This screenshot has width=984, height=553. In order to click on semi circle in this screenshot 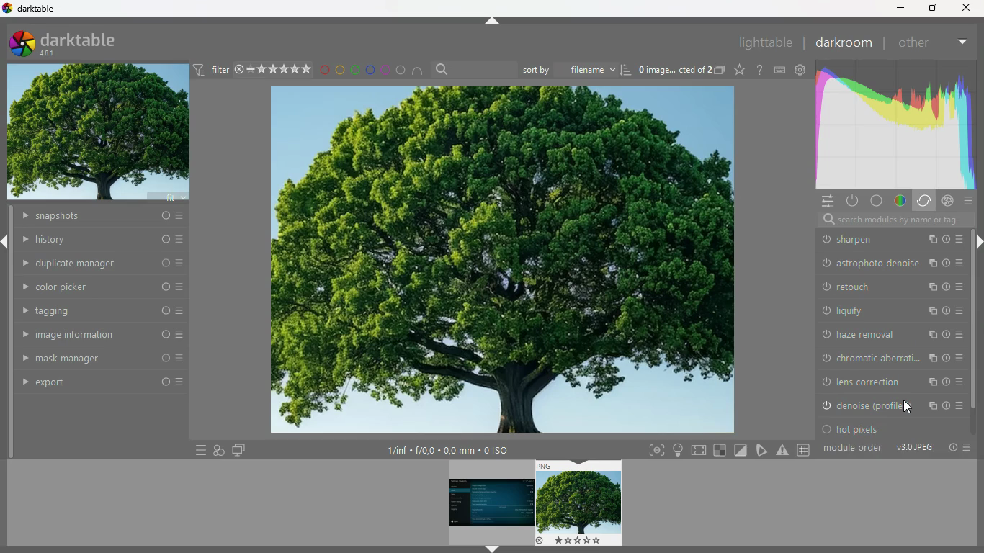, I will do `click(419, 70)`.